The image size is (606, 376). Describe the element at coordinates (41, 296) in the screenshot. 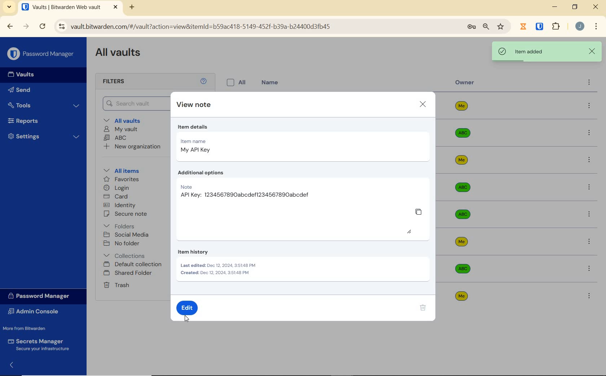

I see `Password Manager` at that location.